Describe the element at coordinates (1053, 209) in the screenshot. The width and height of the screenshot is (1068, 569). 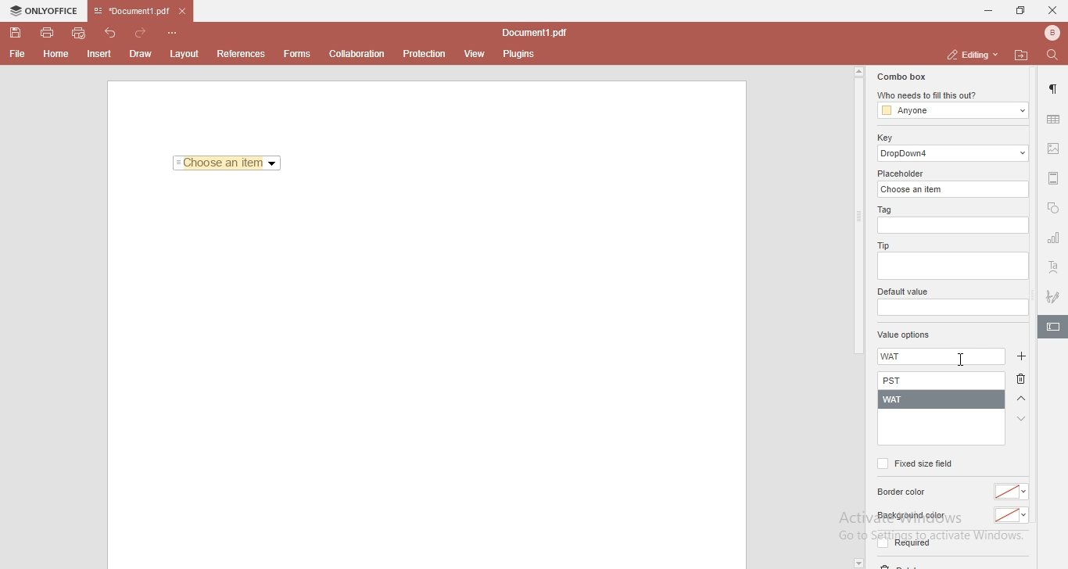
I see `shapes` at that location.